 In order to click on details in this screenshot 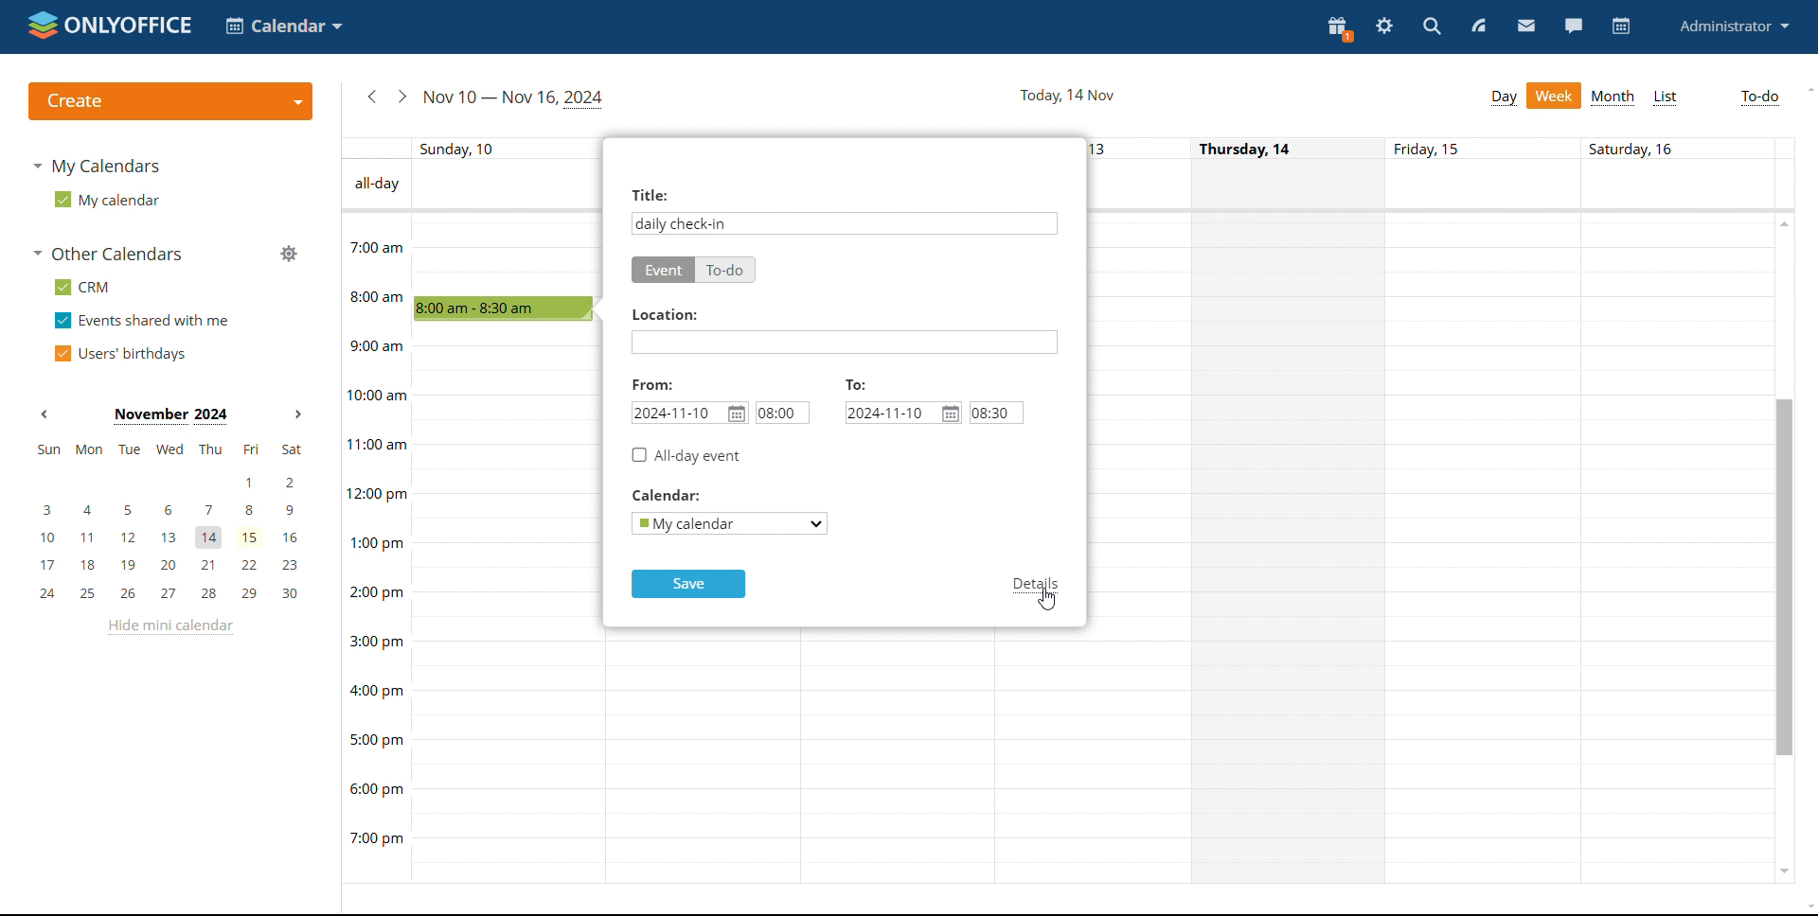, I will do `click(1034, 586)`.